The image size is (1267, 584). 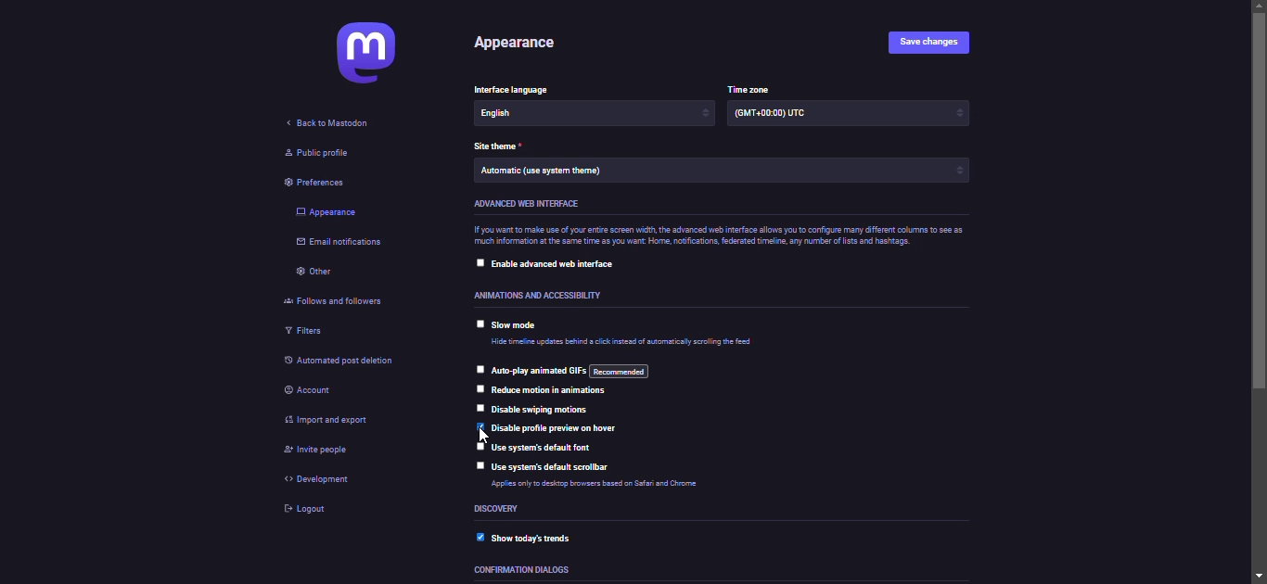 What do you see at coordinates (316, 154) in the screenshot?
I see `public profile` at bounding box center [316, 154].